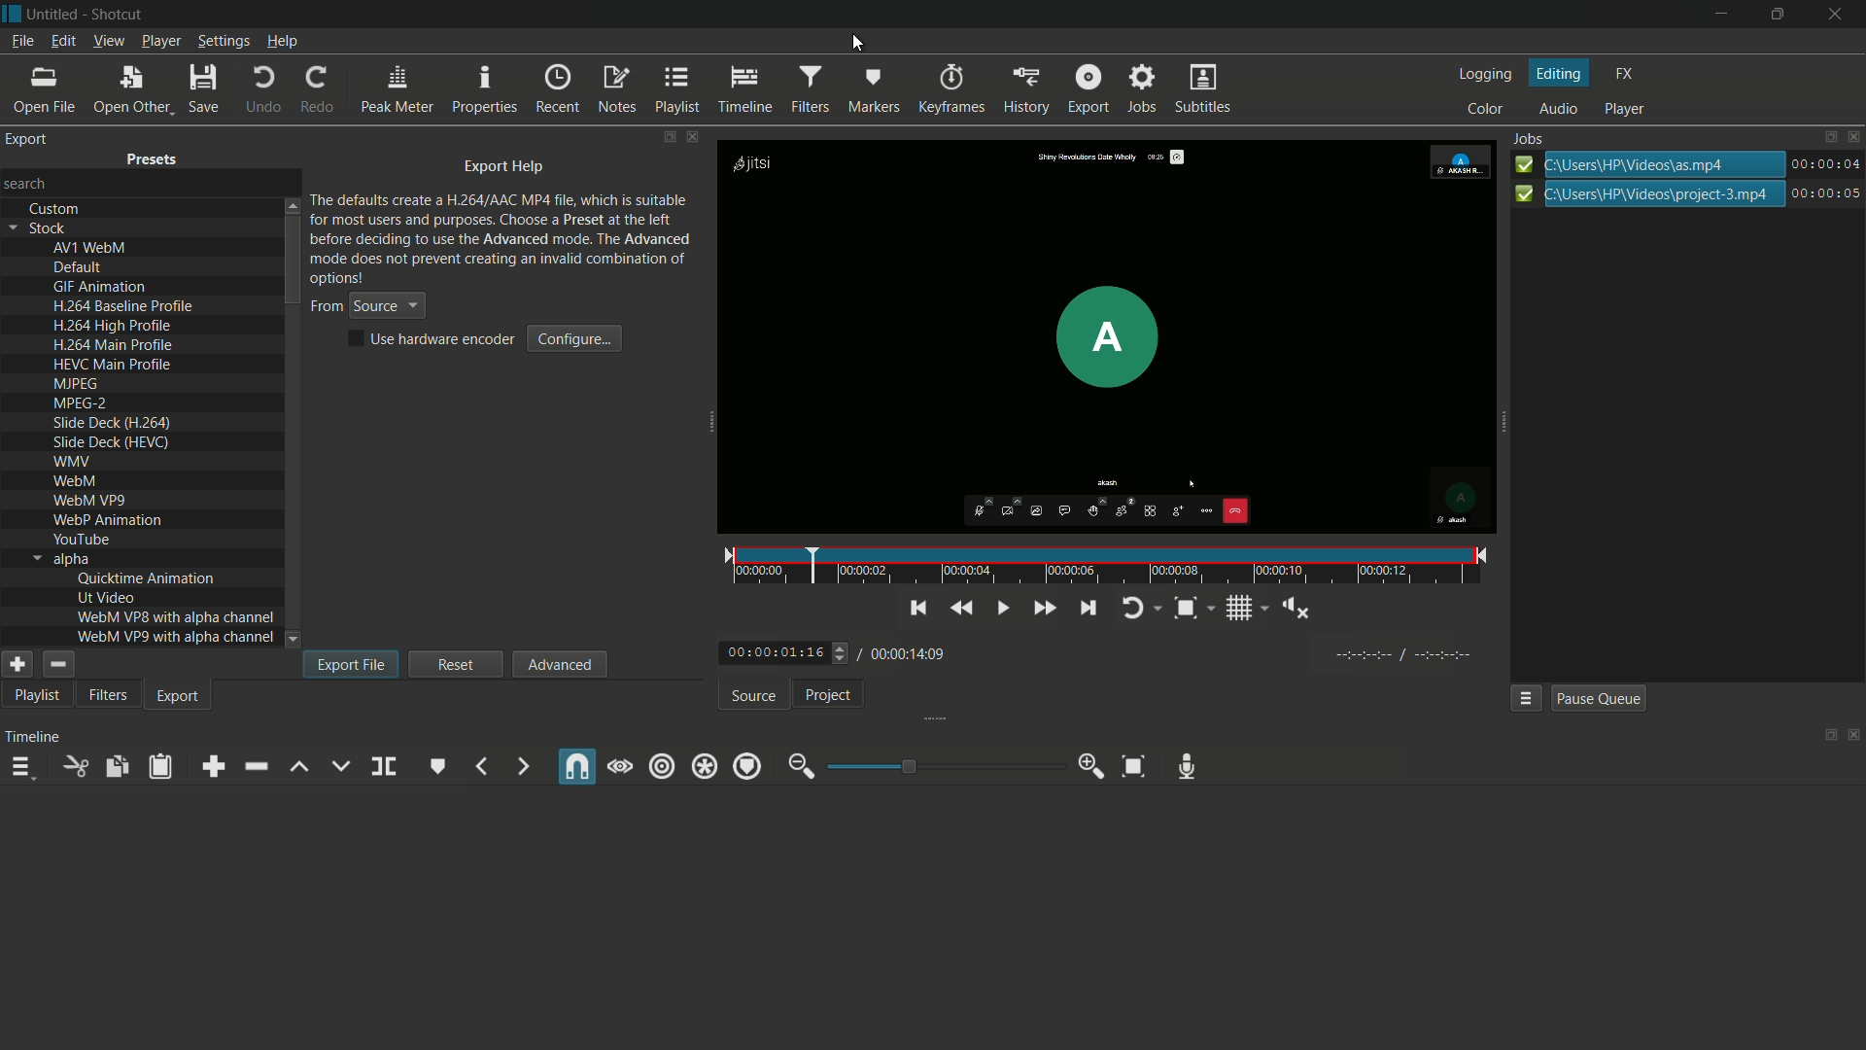 Image resolution: width=1866 pixels, height=1050 pixels. I want to click on Use hardware encoder, so click(431, 340).